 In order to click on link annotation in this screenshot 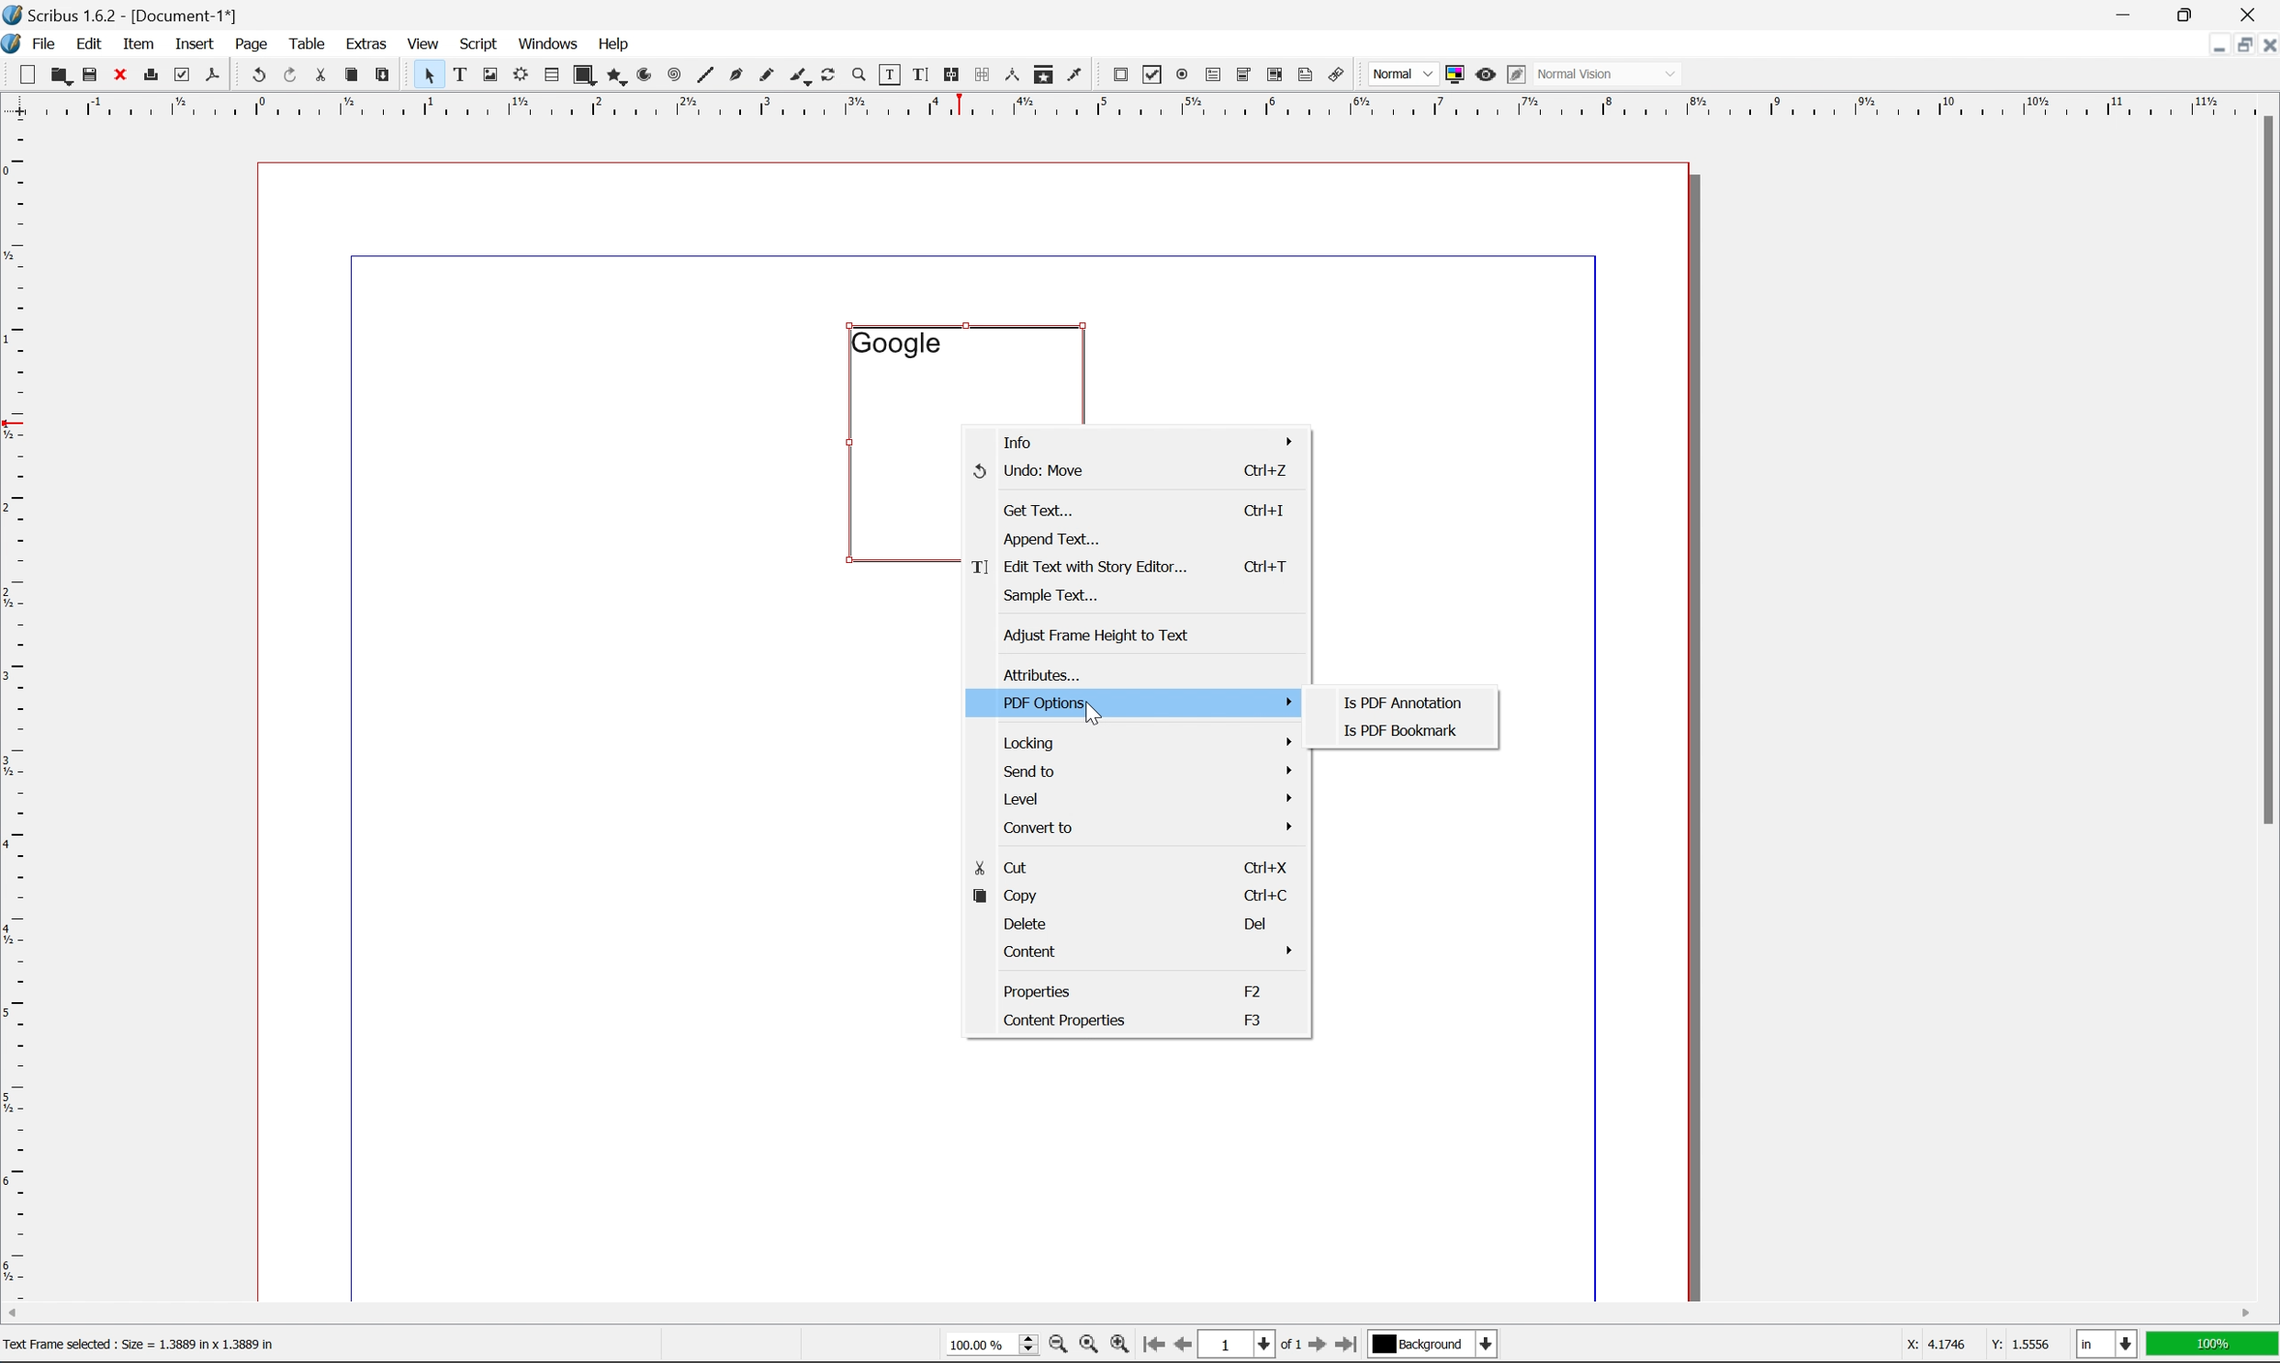, I will do `click(1337, 76)`.